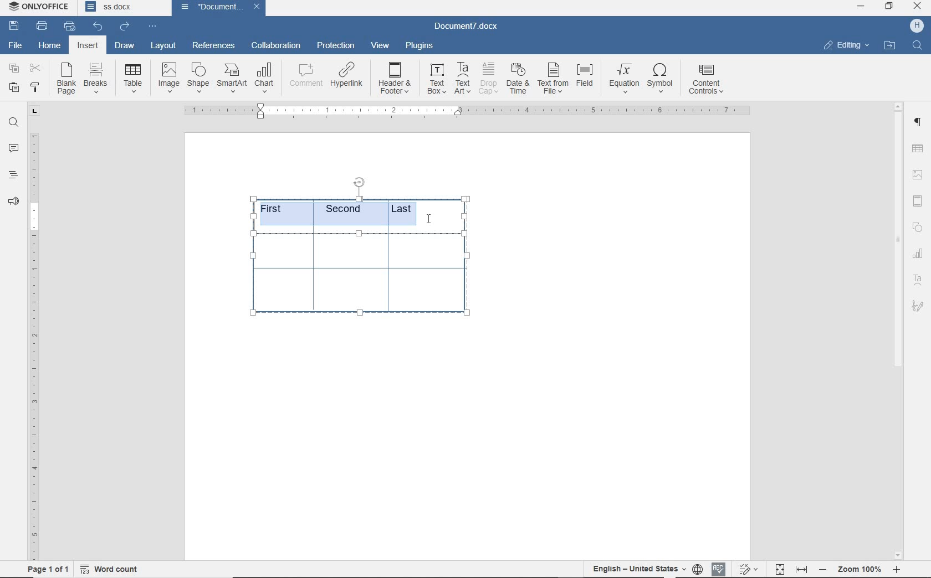 This screenshot has height=578, width=931. What do you see at coordinates (35, 69) in the screenshot?
I see `cut` at bounding box center [35, 69].